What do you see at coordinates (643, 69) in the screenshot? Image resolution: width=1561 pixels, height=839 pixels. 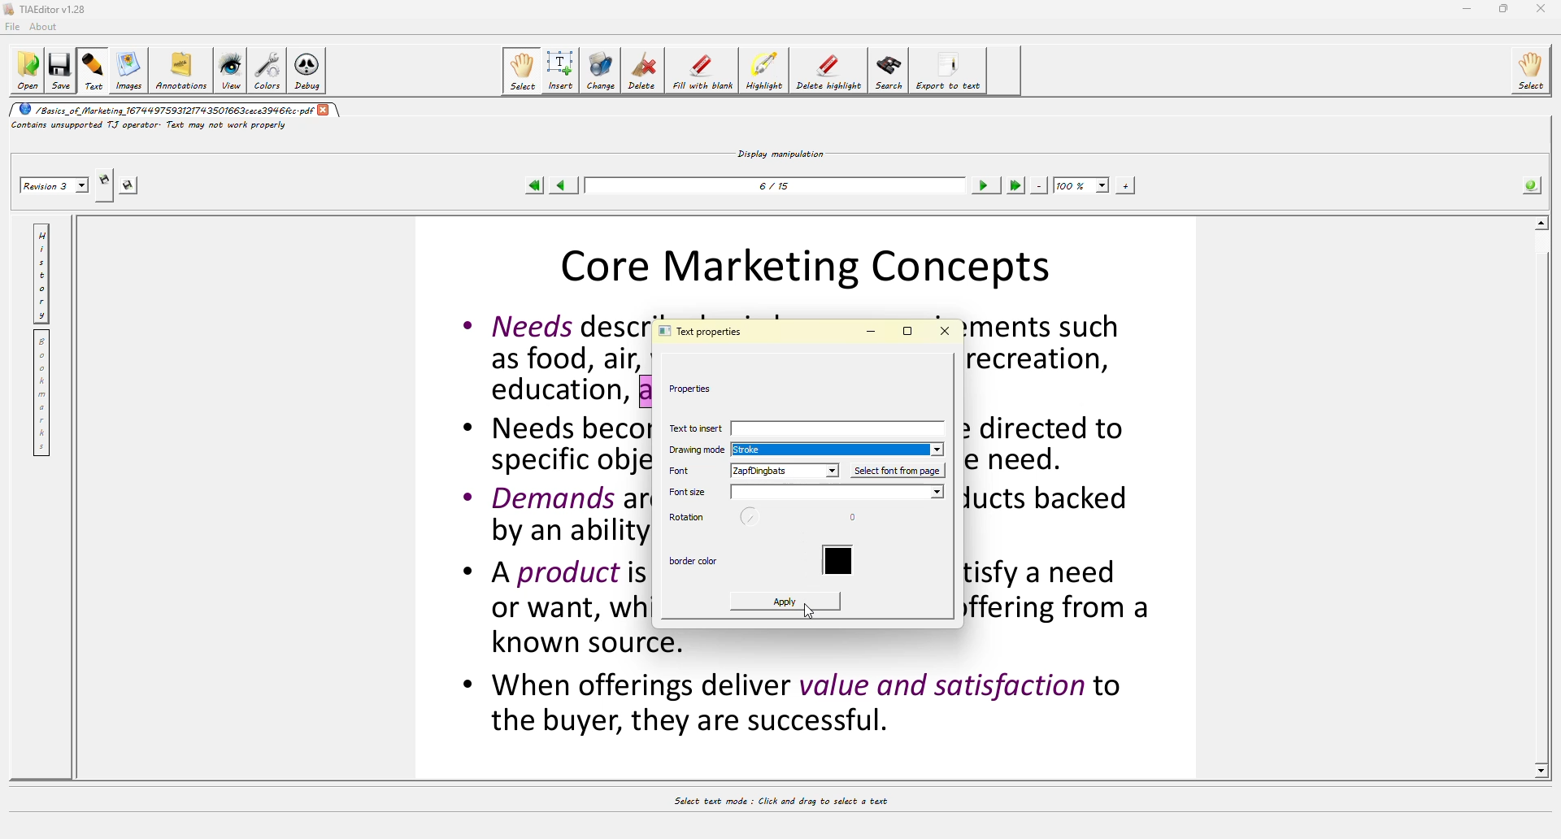 I see `delete` at bounding box center [643, 69].